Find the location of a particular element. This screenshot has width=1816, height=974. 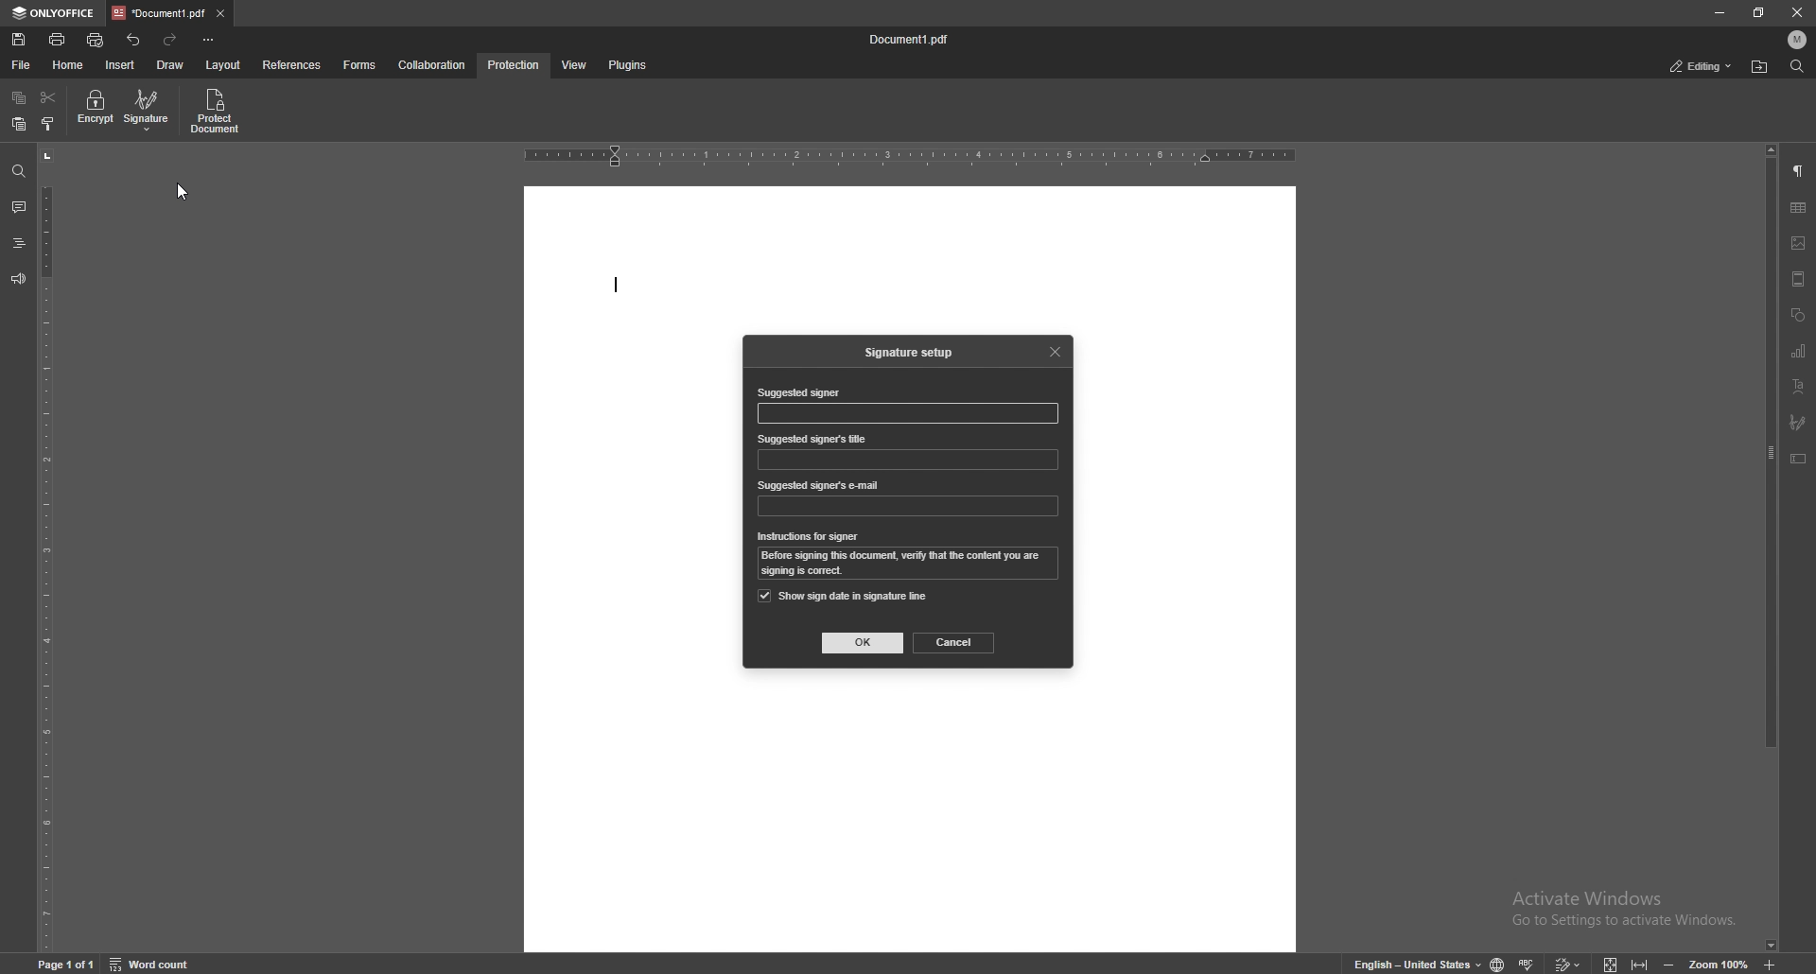

track changes is located at coordinates (1564, 962).